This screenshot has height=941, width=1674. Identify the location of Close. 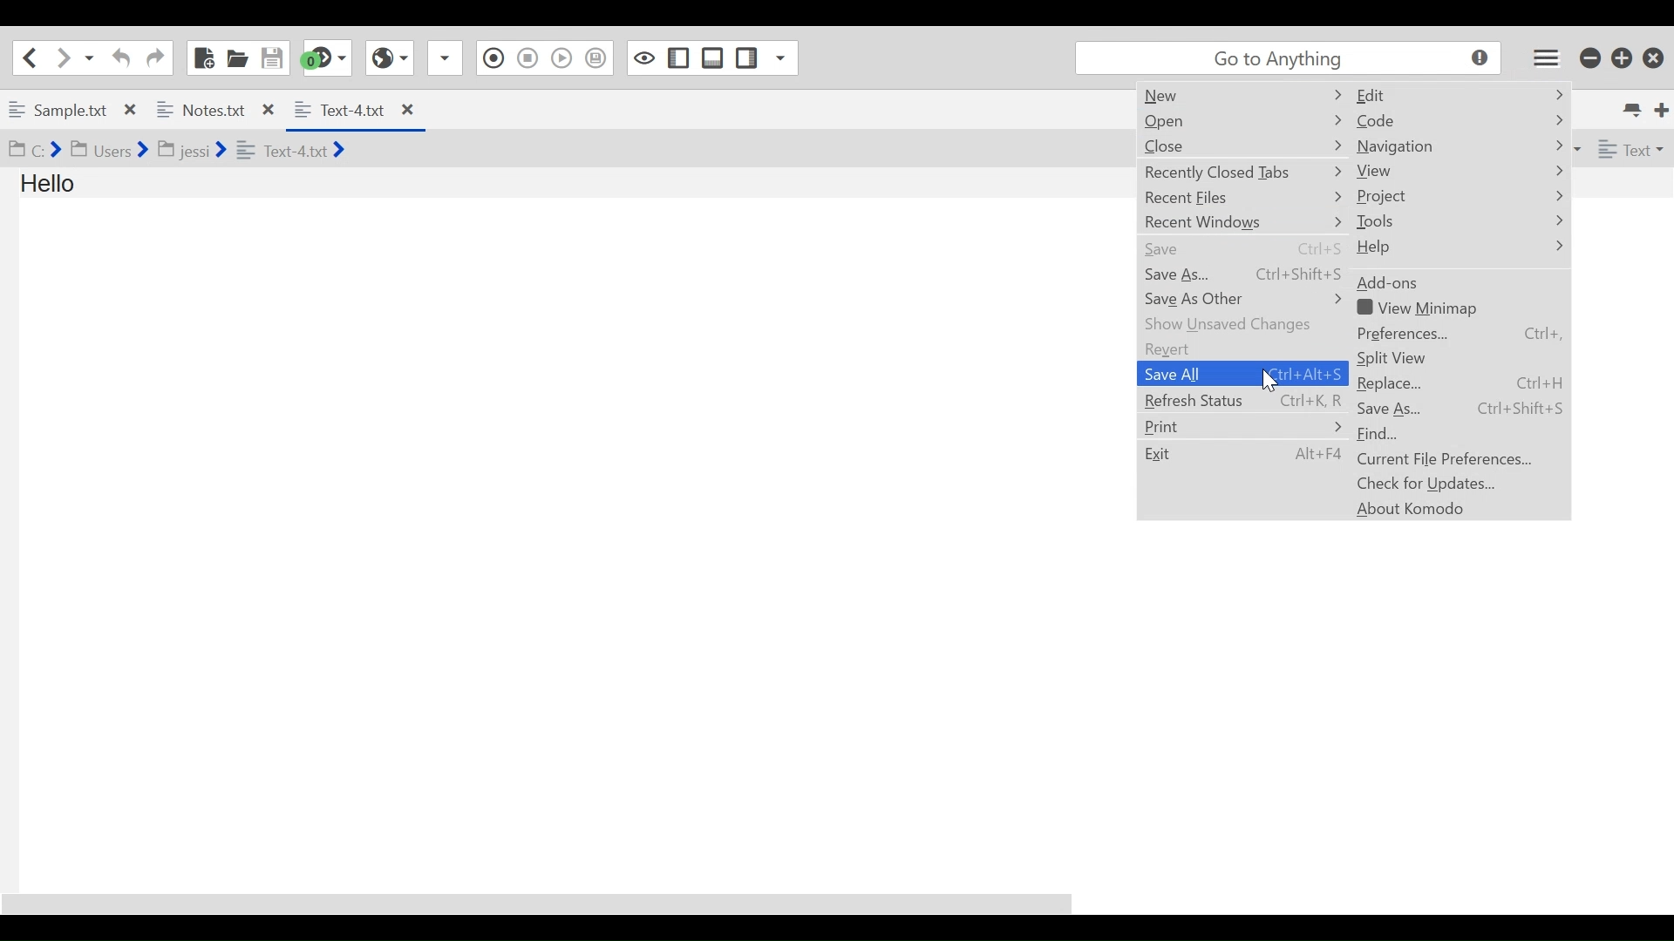
(1243, 146).